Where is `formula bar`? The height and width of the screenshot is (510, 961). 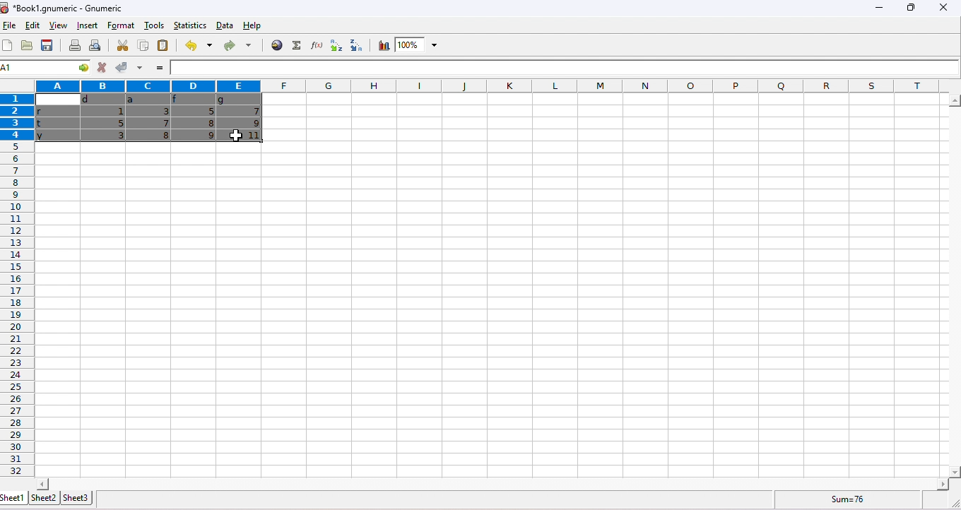 formula bar is located at coordinates (565, 68).